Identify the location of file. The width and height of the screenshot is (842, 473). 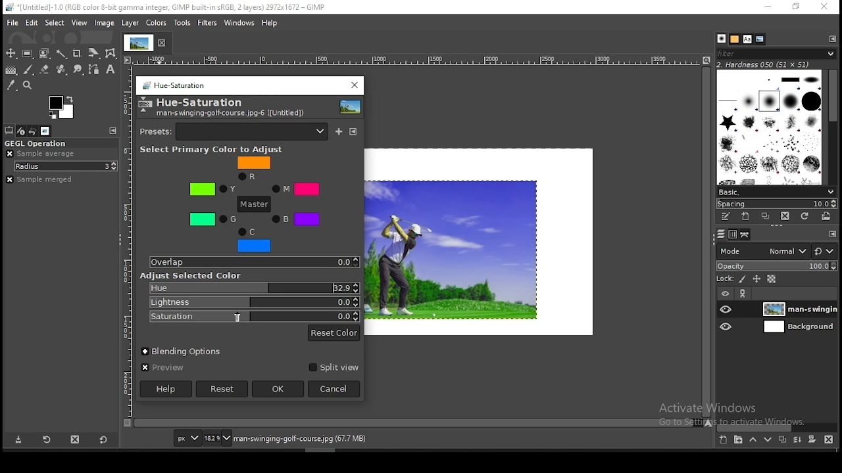
(13, 22).